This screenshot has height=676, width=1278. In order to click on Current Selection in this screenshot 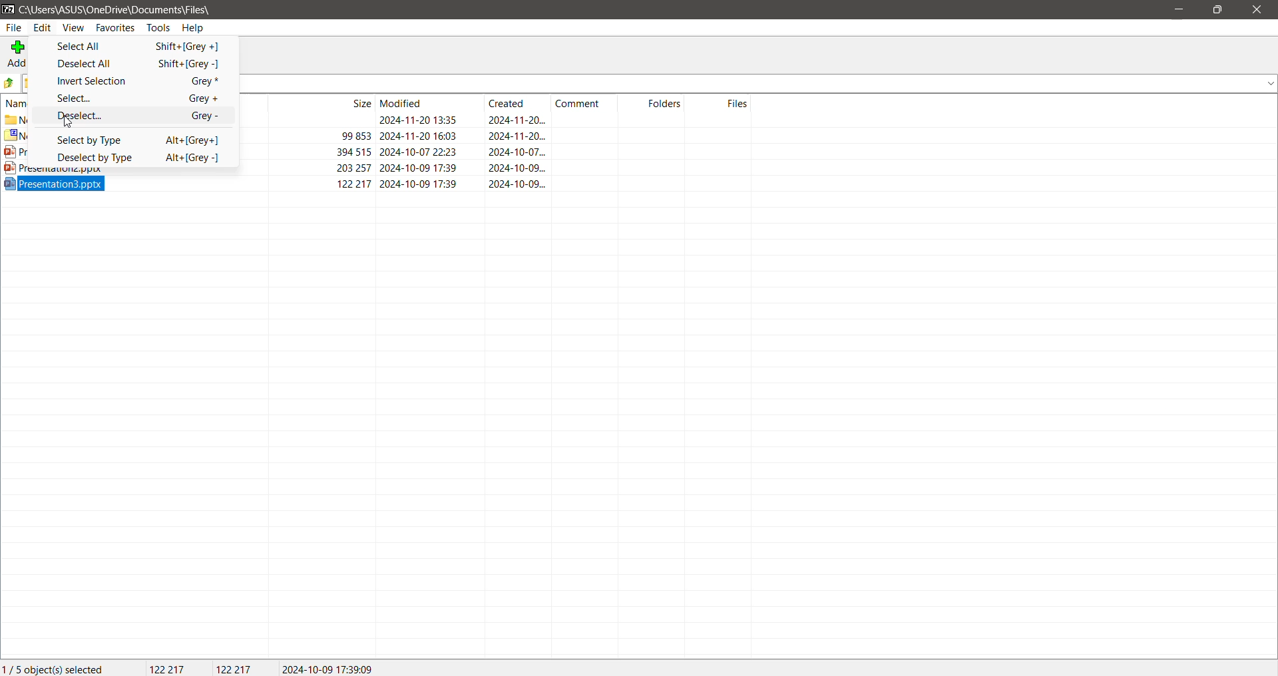, I will do `click(57, 668)`.